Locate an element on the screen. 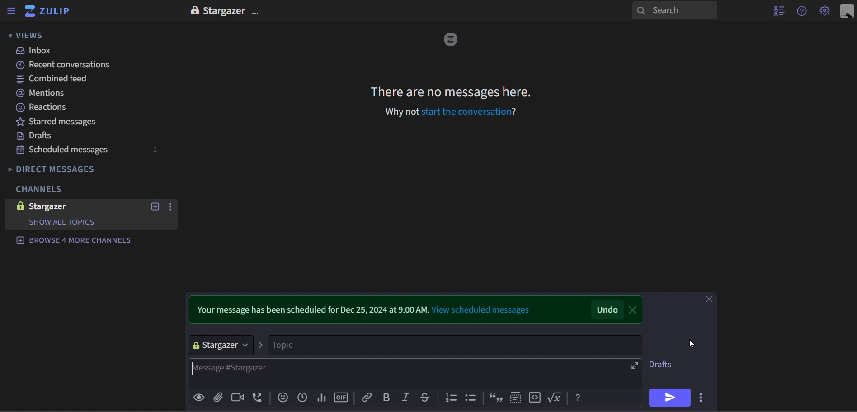  personal menu is located at coordinates (846, 11).